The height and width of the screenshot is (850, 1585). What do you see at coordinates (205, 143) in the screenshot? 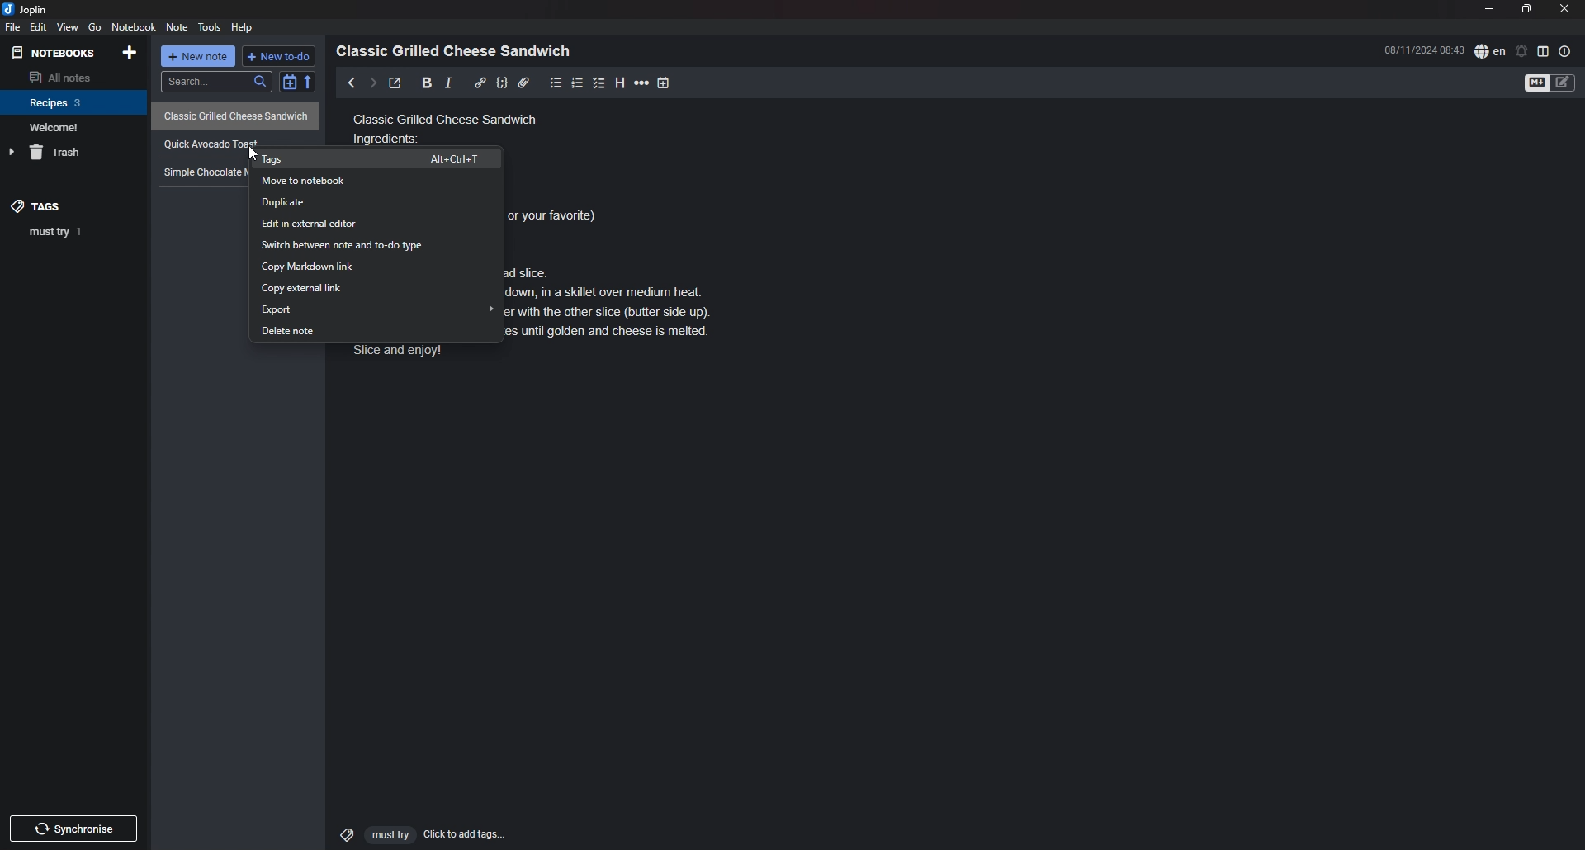
I see `recipe` at bounding box center [205, 143].